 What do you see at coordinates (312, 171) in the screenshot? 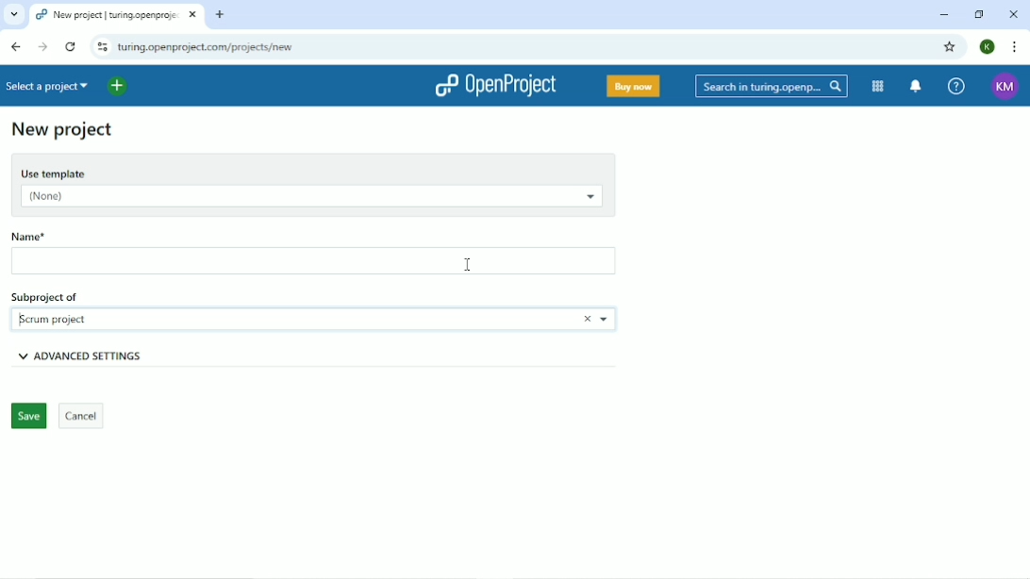
I see `Use template` at bounding box center [312, 171].